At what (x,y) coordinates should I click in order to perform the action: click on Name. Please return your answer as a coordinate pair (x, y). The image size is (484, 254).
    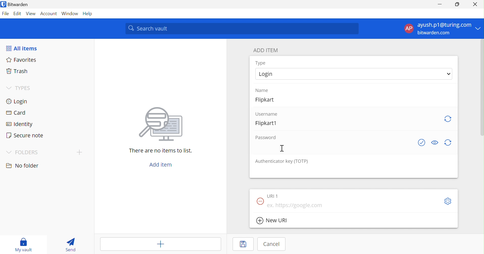
    Looking at the image, I should click on (263, 90).